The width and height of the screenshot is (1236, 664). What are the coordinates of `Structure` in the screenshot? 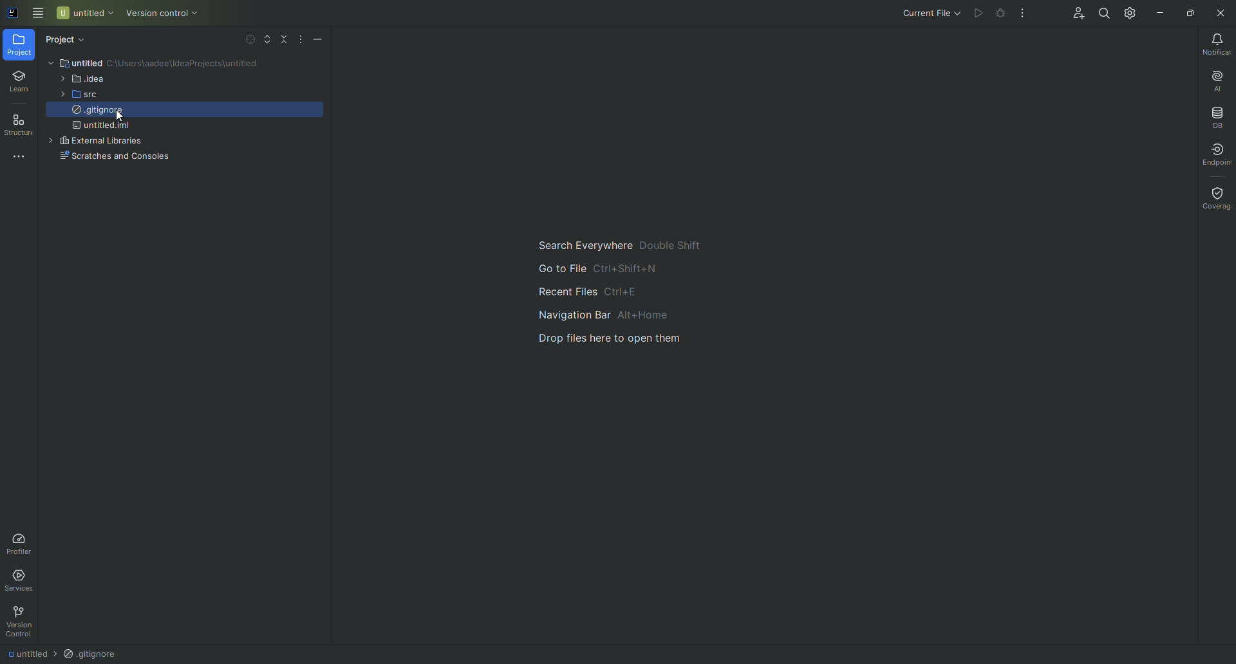 It's located at (21, 124).